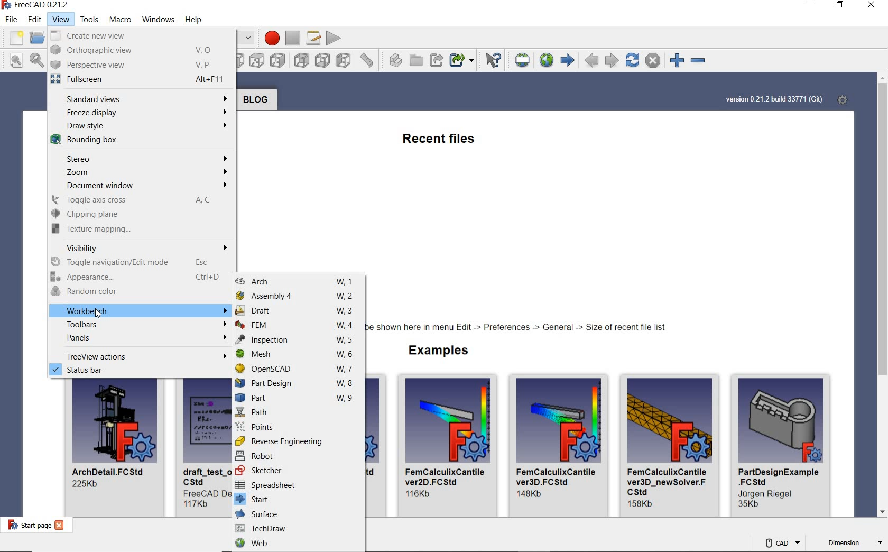  I want to click on FEM, so click(297, 327).